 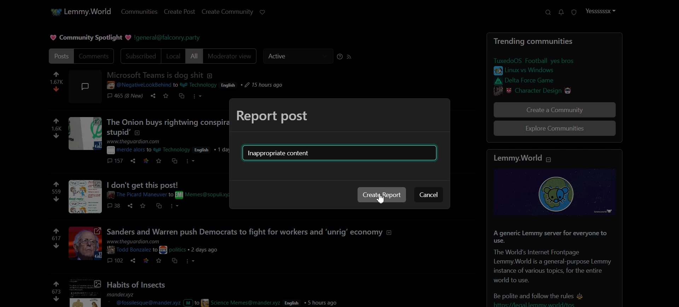 I want to click on image, so click(x=84, y=86).